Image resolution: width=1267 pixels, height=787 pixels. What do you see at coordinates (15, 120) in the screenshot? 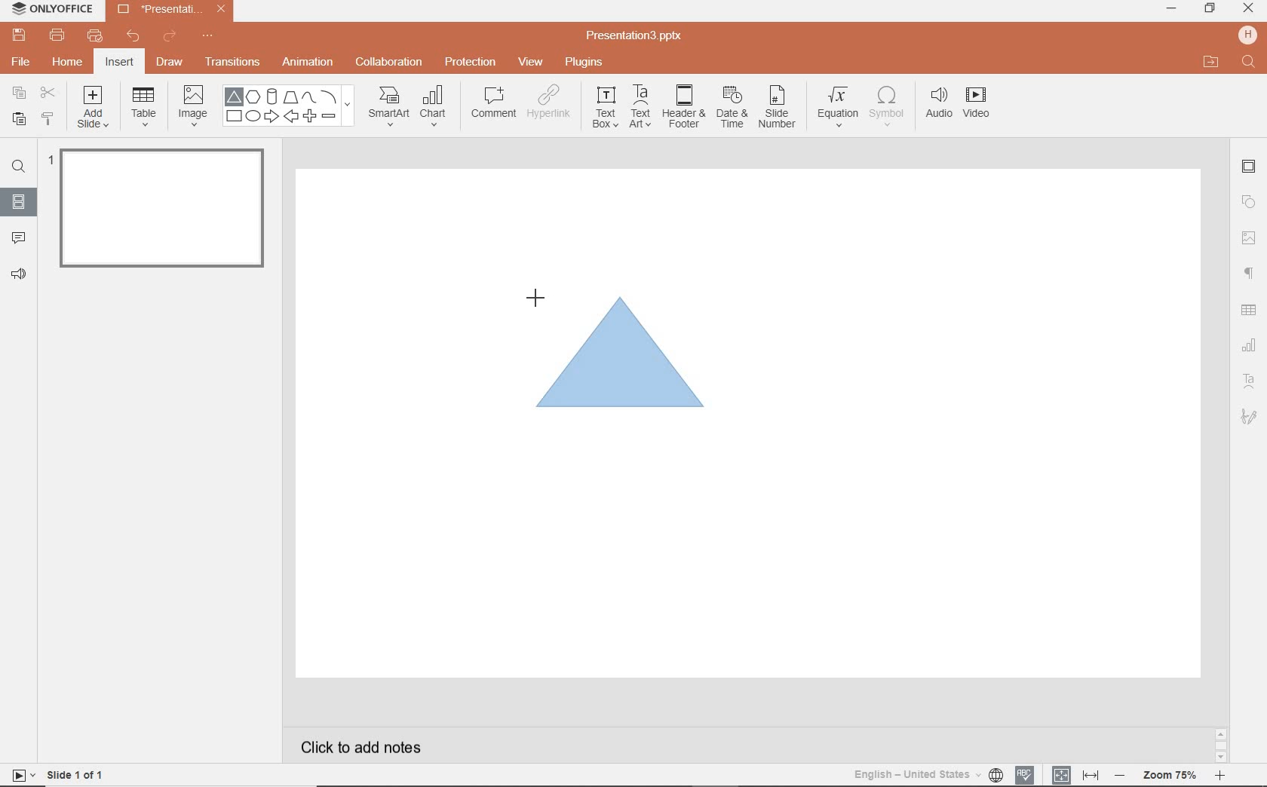
I see `PASTE` at bounding box center [15, 120].